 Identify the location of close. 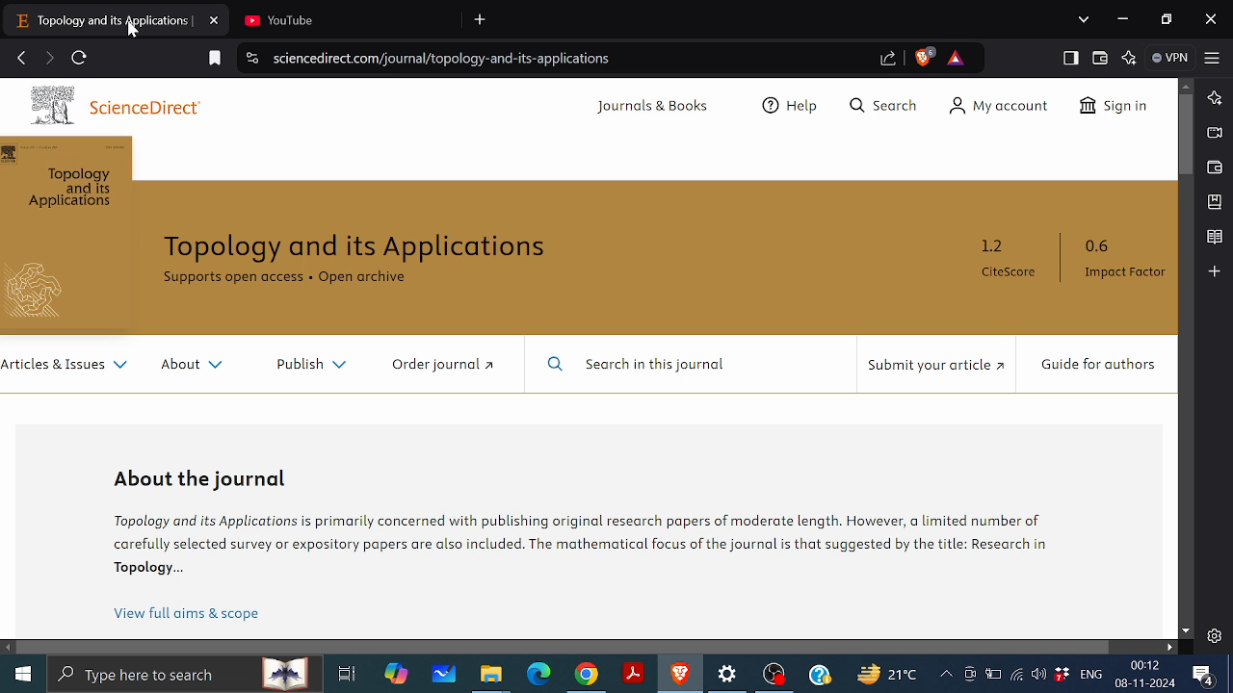
(1211, 21).